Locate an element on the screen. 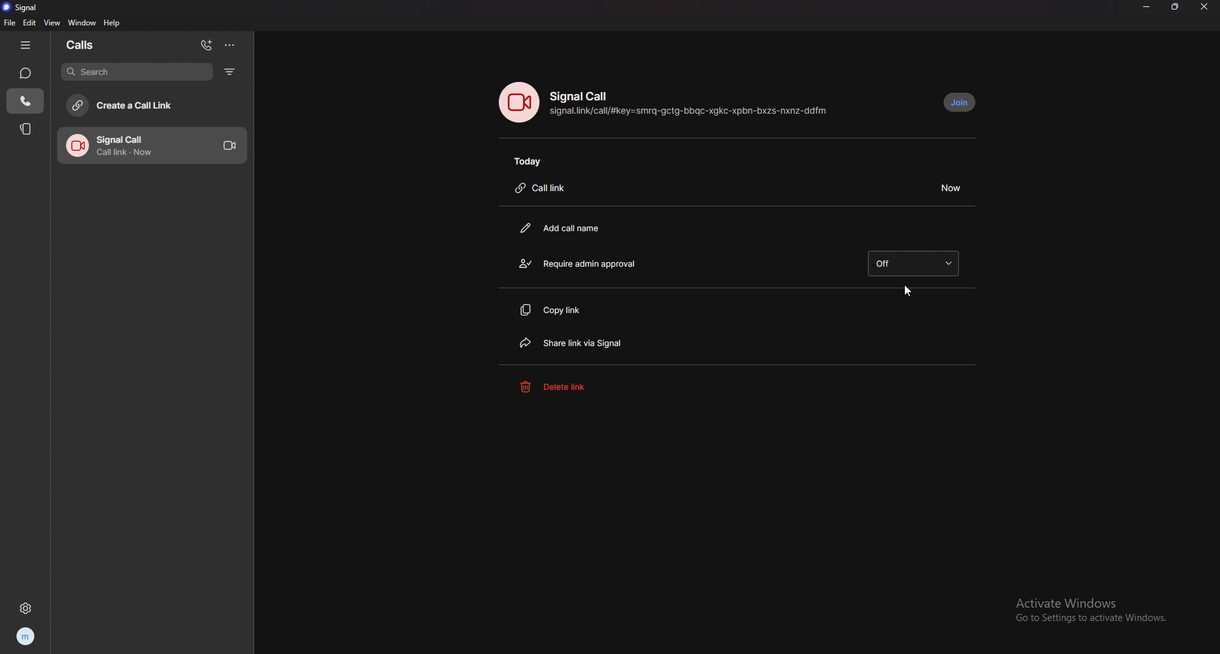 This screenshot has height=654, width=1220. file is located at coordinates (10, 23).